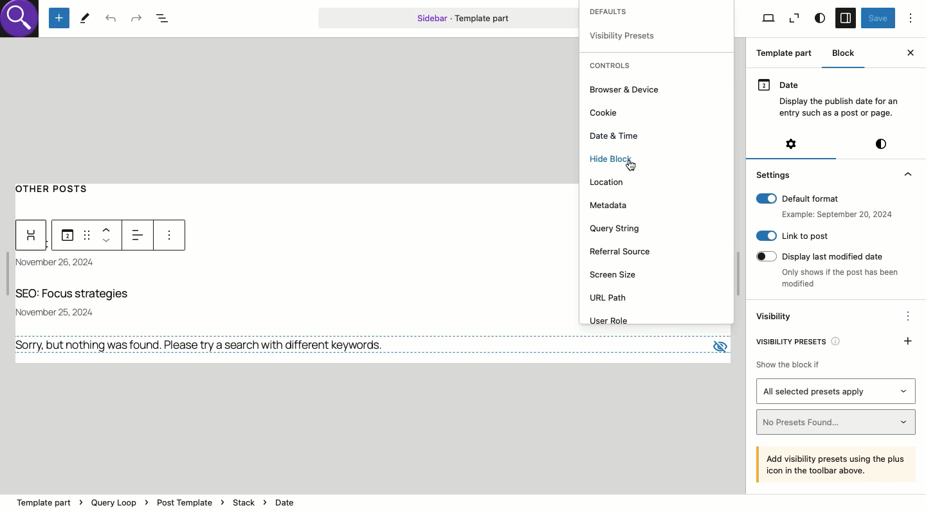  I want to click on Template part, so click(448, 17).